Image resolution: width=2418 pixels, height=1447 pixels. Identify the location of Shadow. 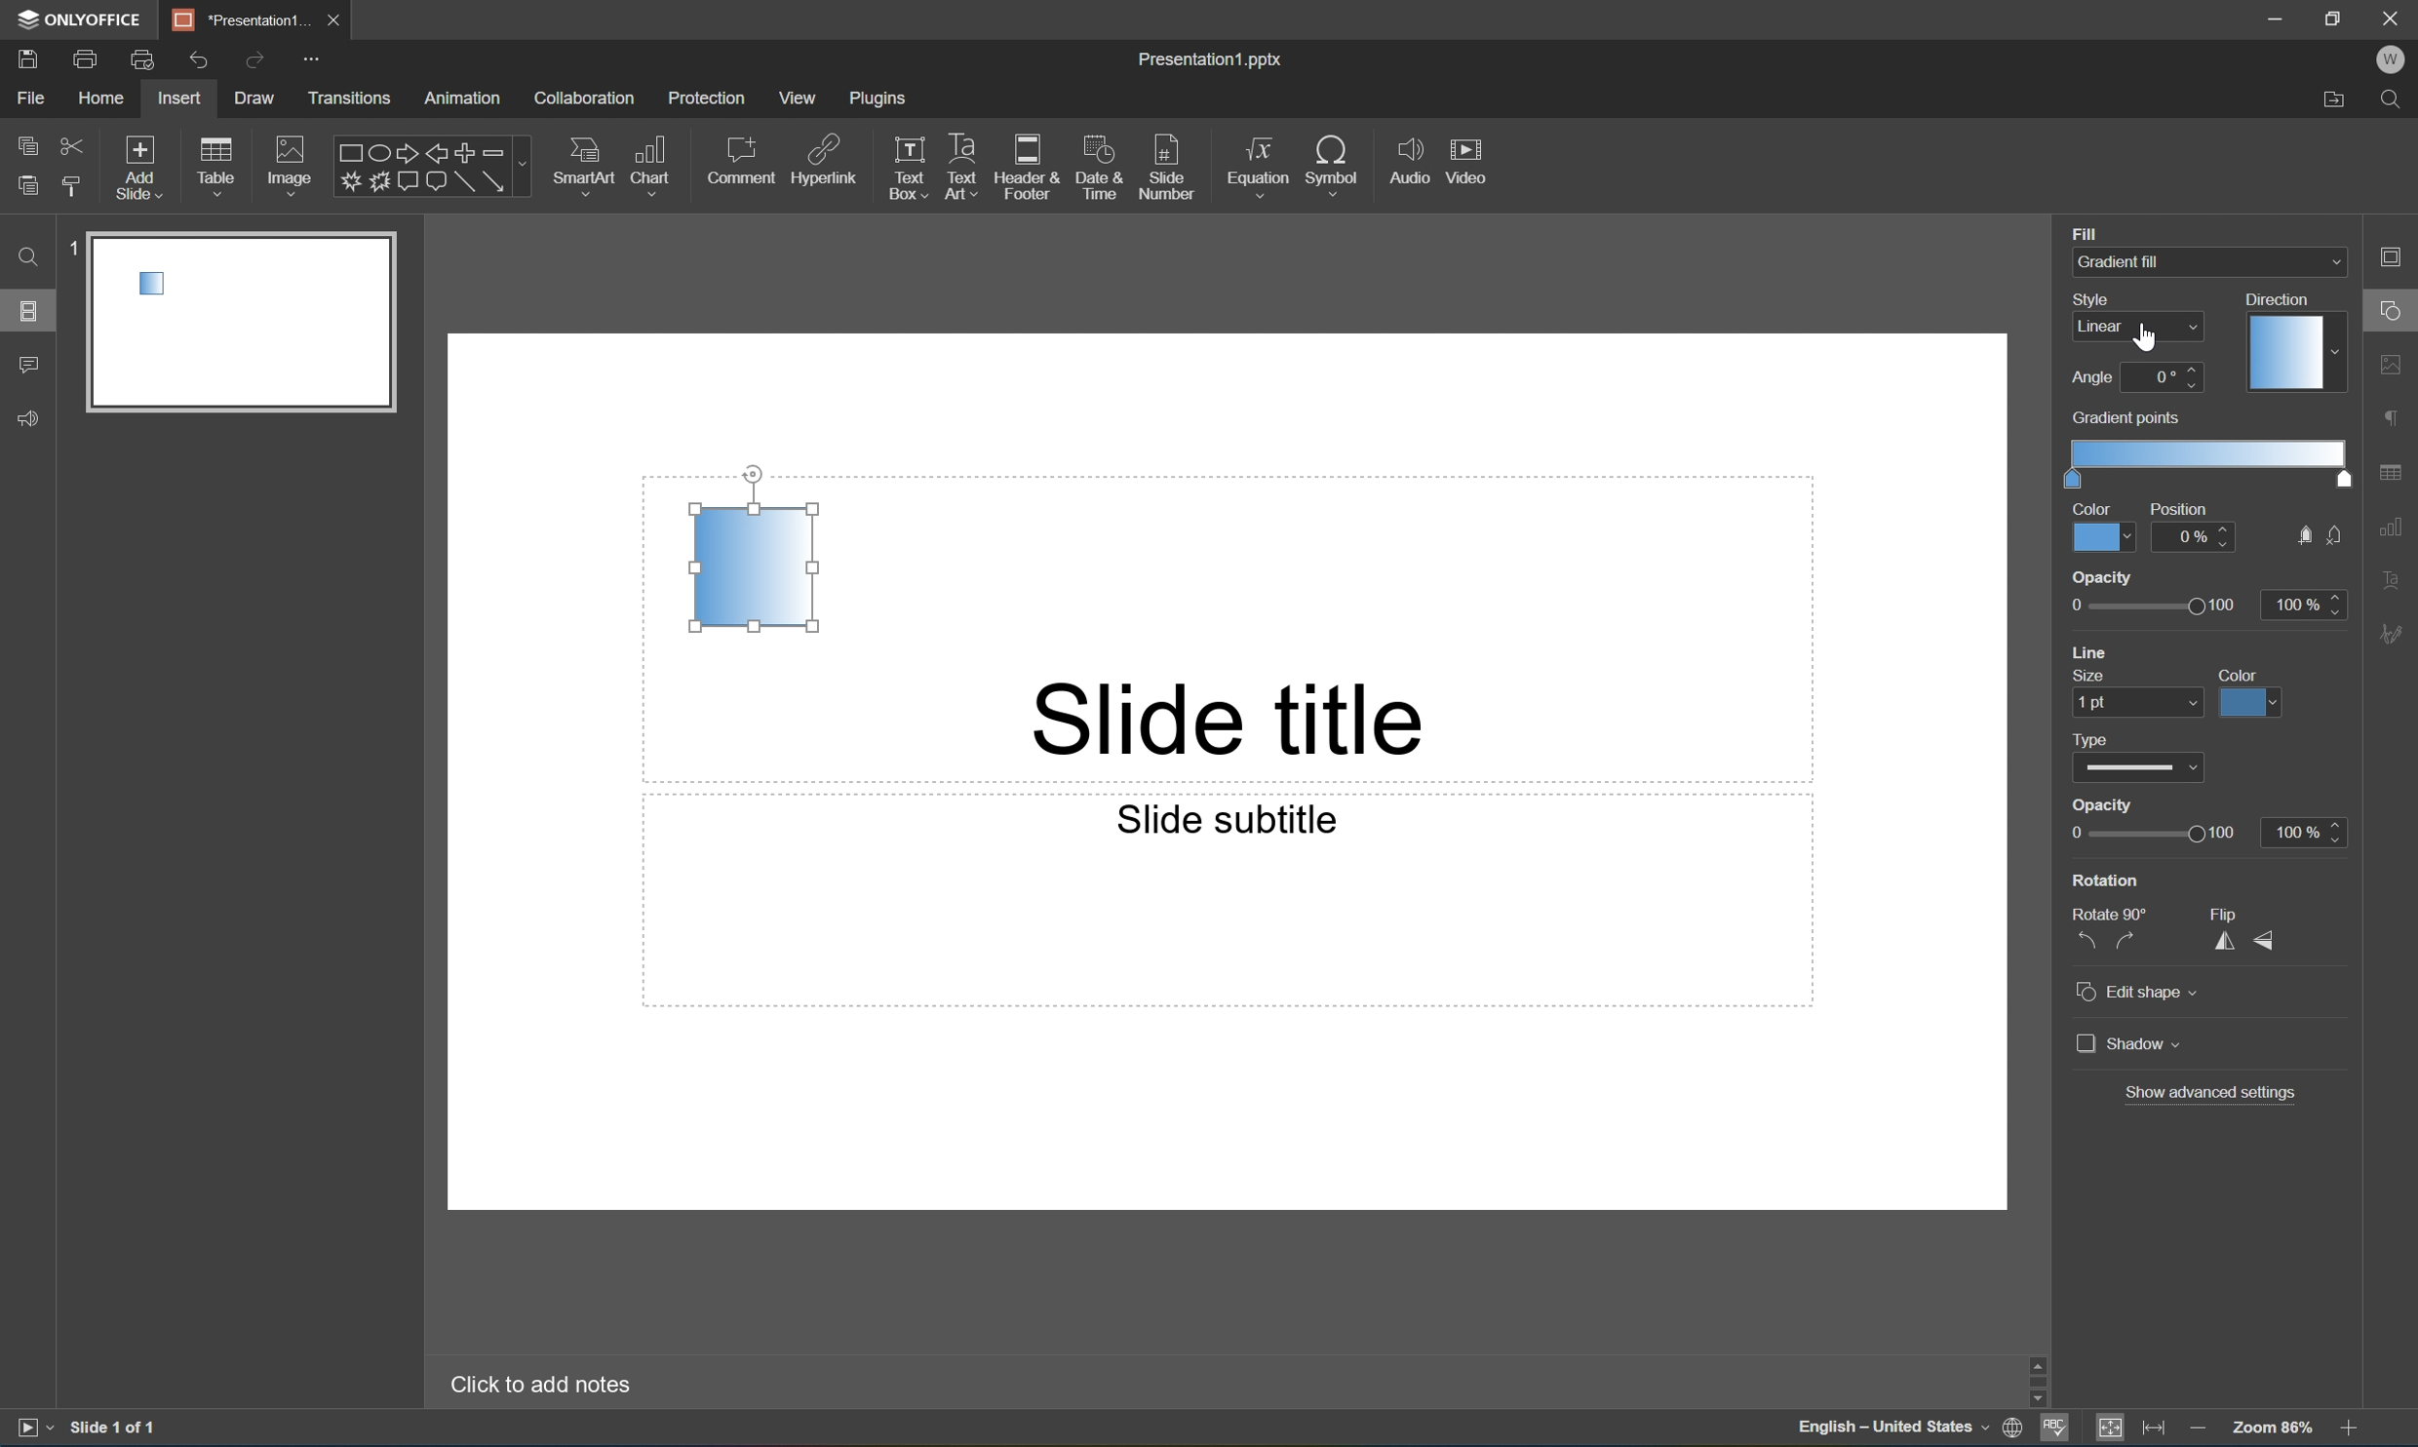
(2128, 1045).